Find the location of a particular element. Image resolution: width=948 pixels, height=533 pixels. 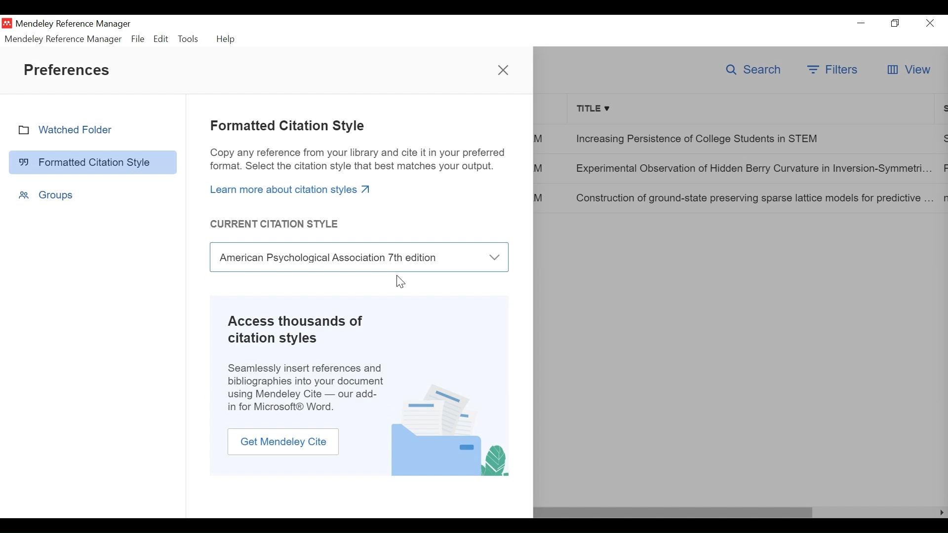

Increasing Persistence of College Students in STEM is located at coordinates (750, 138).